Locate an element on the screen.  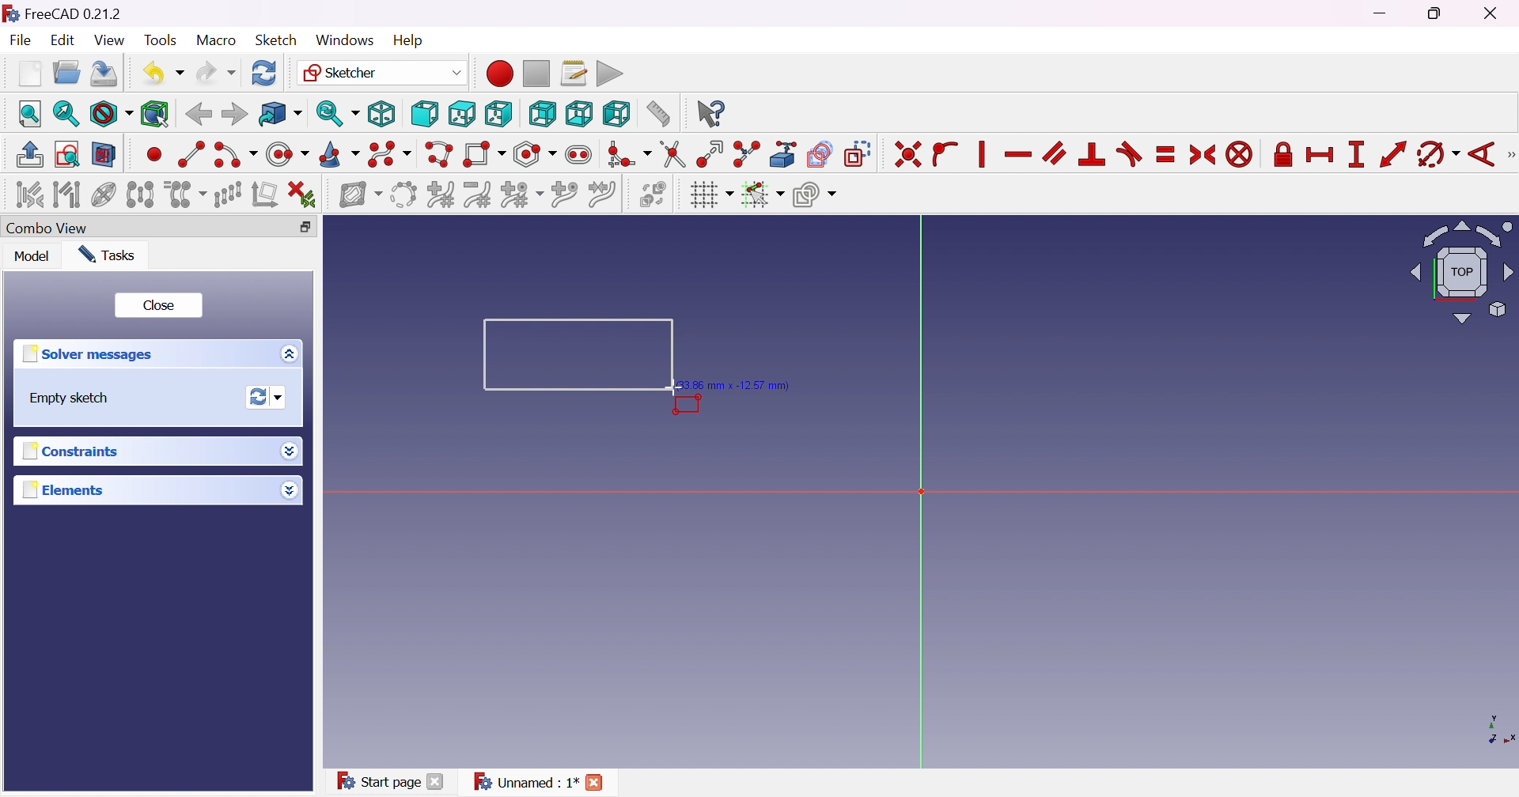
(33.86 mm, 12.57mm) is located at coordinates (739, 383).